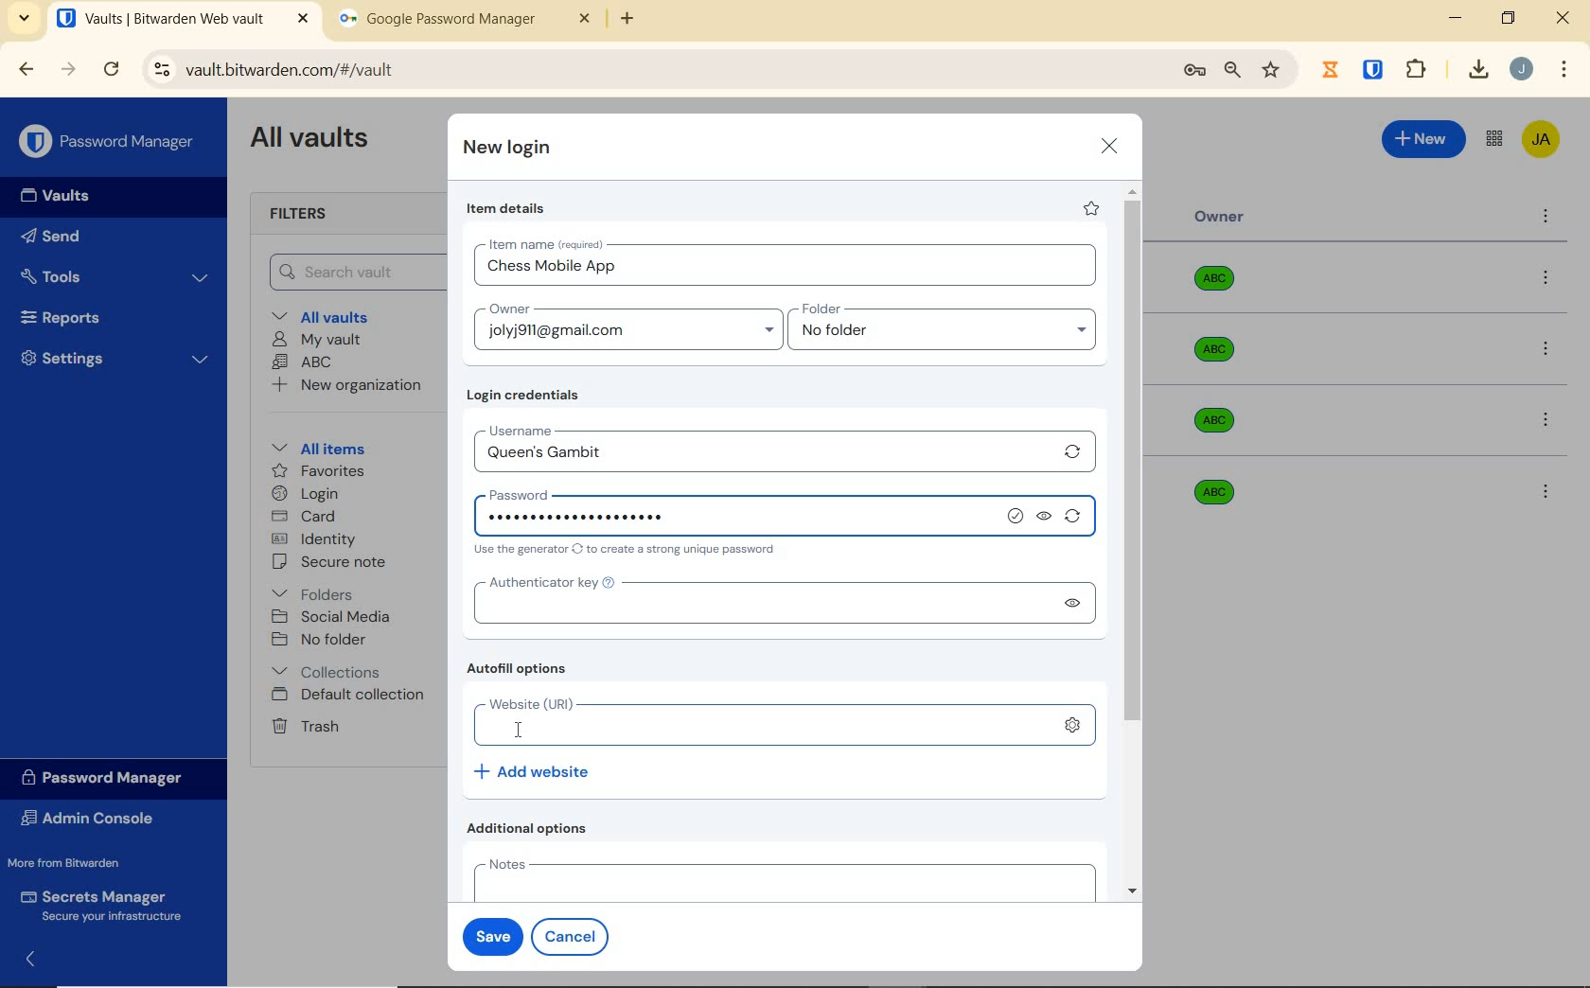  I want to click on No folder, so click(322, 641).